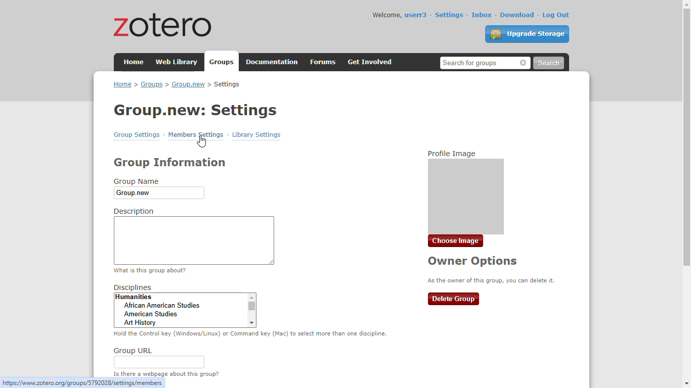 Image resolution: width=691 pixels, height=388 pixels. I want to click on zotero, so click(163, 24).